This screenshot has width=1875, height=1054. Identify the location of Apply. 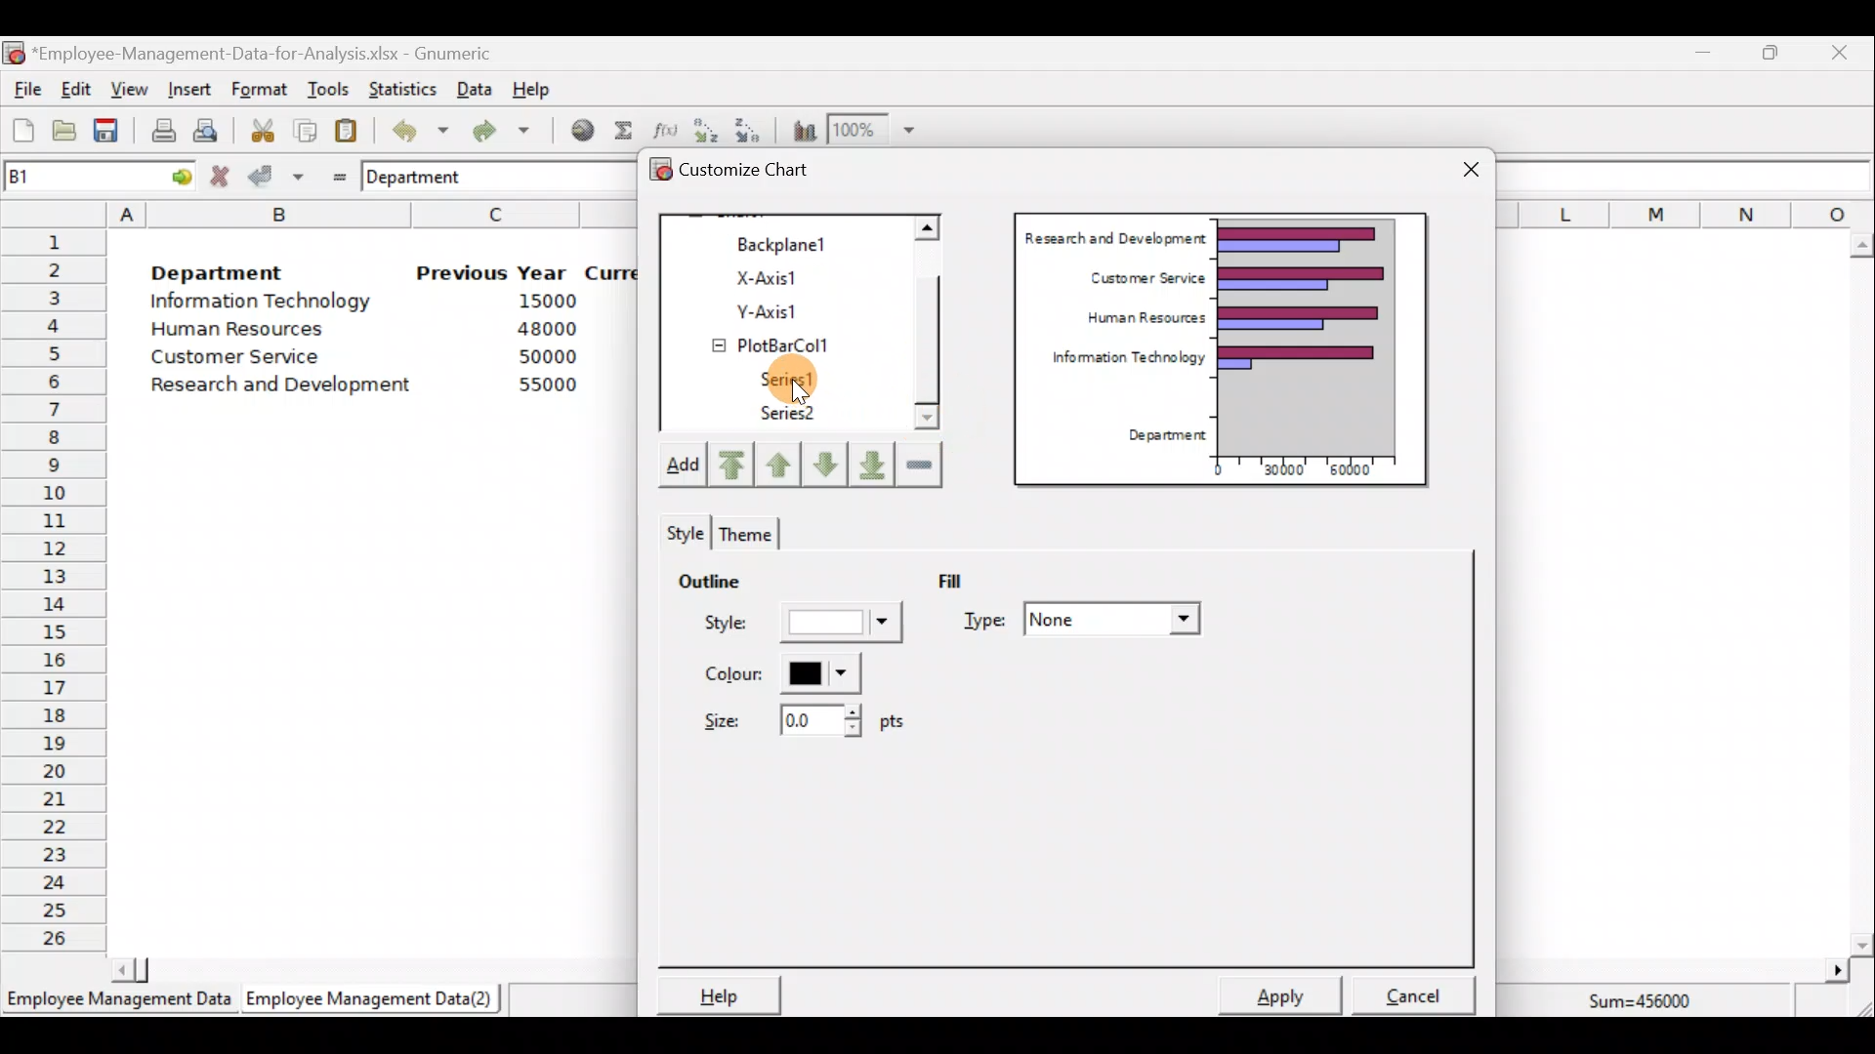
(1289, 993).